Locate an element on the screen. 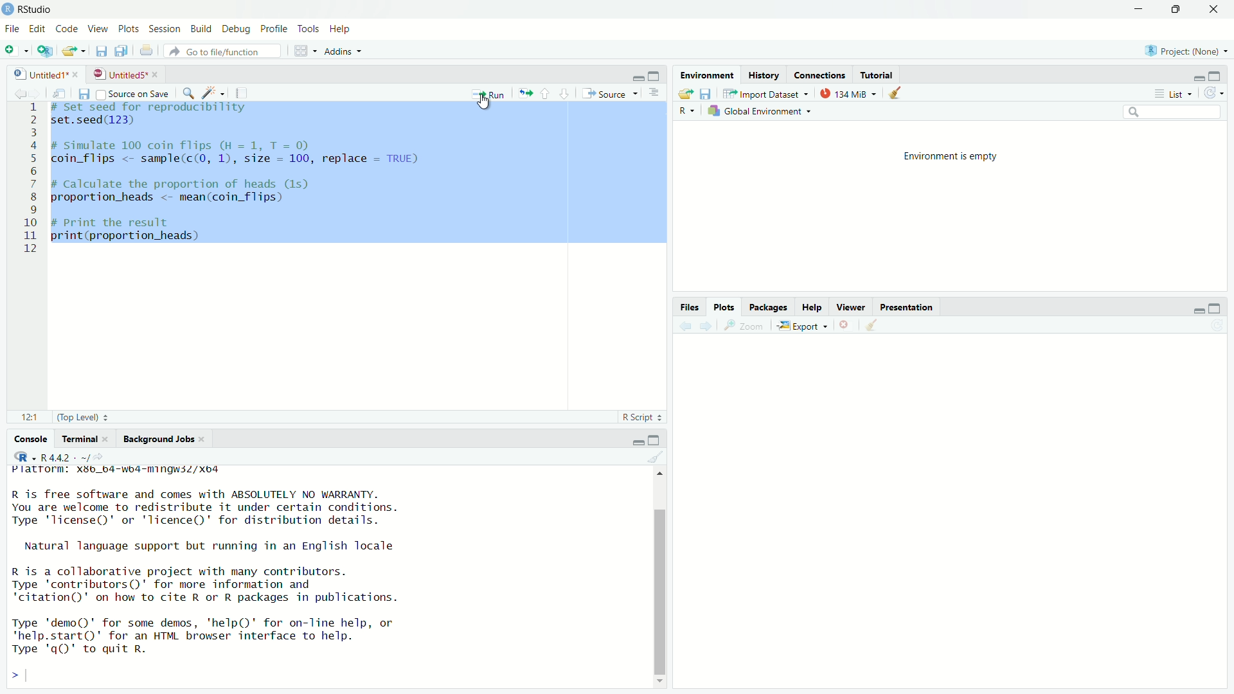  clear all plots is located at coordinates (873, 326).